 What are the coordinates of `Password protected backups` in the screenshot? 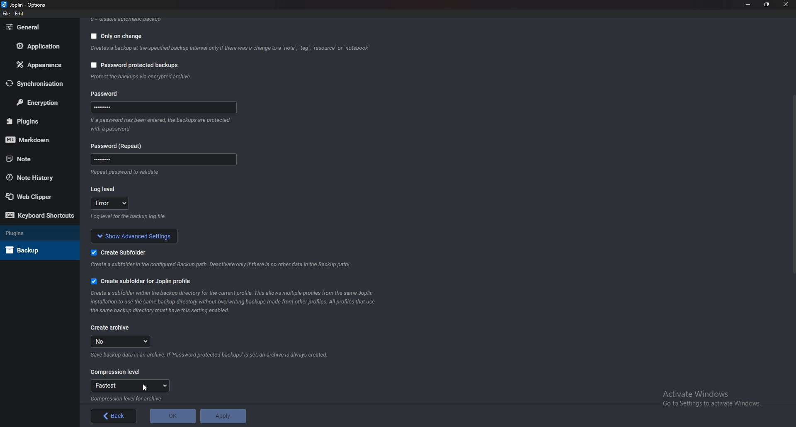 It's located at (136, 66).